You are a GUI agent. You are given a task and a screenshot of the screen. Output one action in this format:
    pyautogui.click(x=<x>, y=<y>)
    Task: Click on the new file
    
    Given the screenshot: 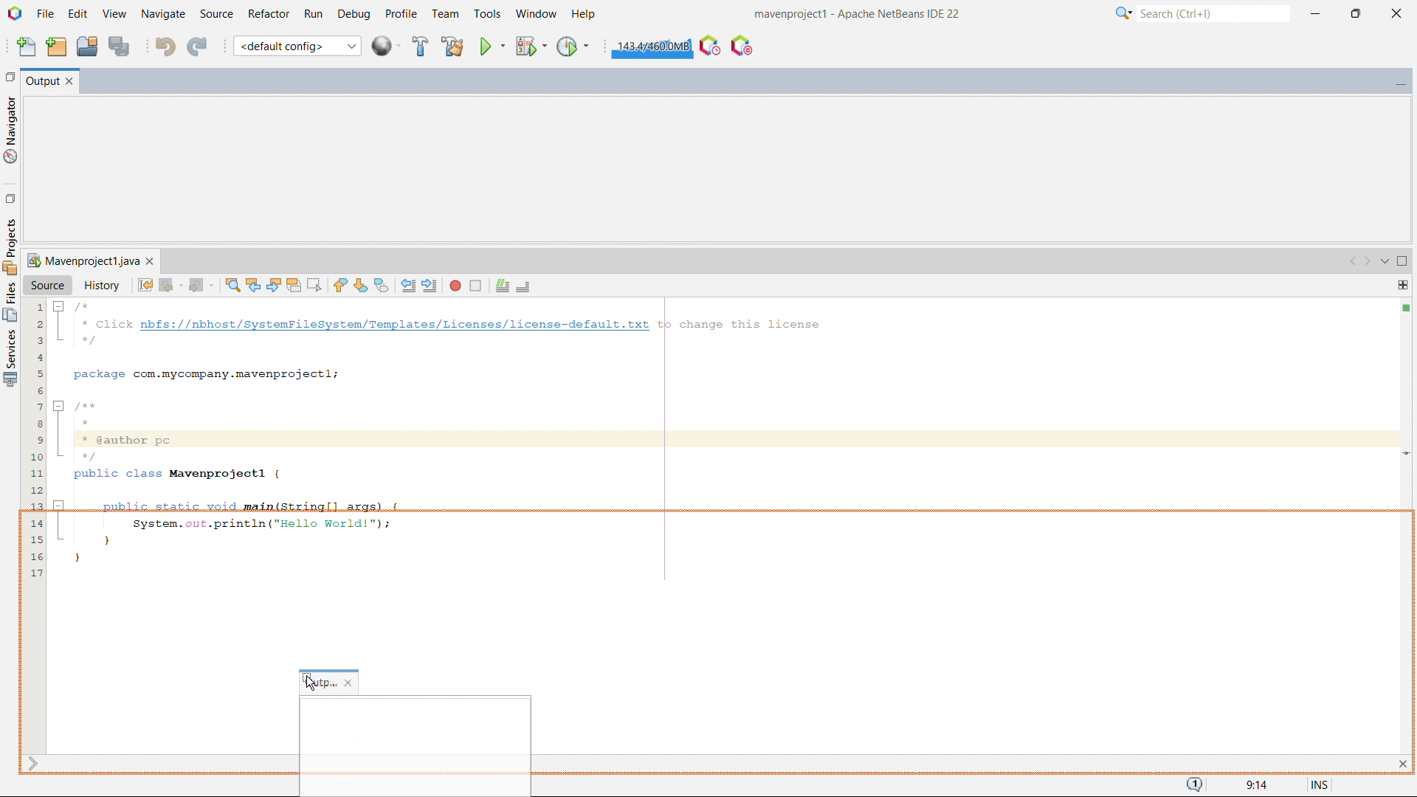 What is the action you would take?
    pyautogui.click(x=27, y=45)
    